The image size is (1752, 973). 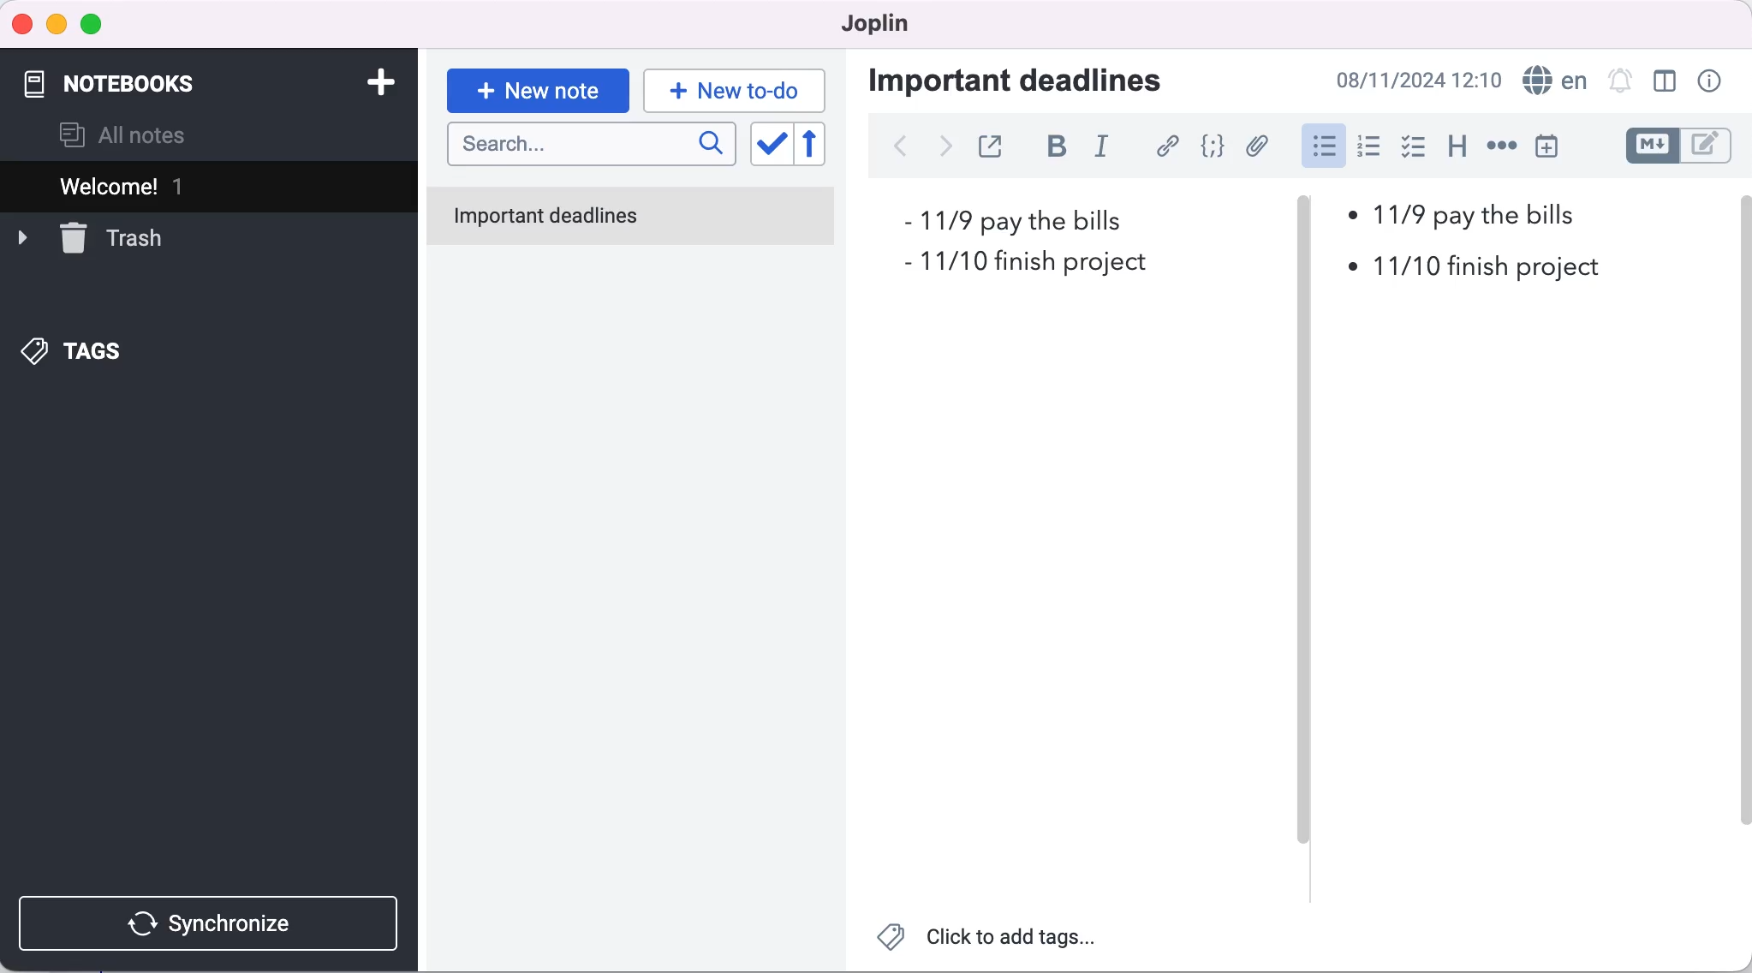 What do you see at coordinates (142, 133) in the screenshot?
I see `all notes` at bounding box center [142, 133].